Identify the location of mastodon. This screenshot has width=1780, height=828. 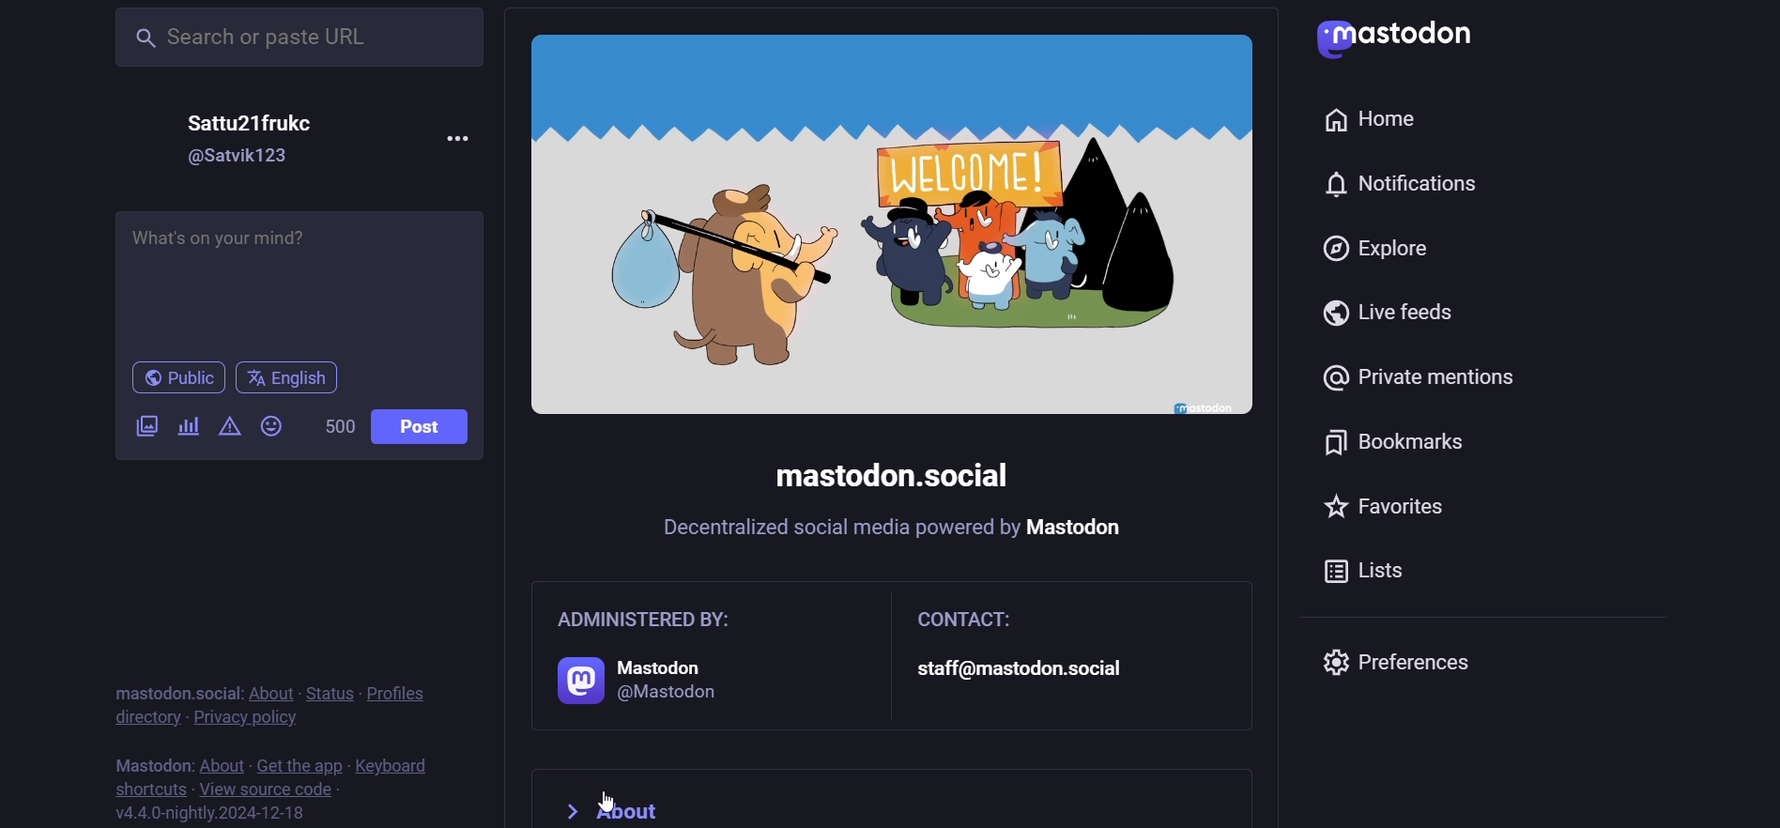
(149, 761).